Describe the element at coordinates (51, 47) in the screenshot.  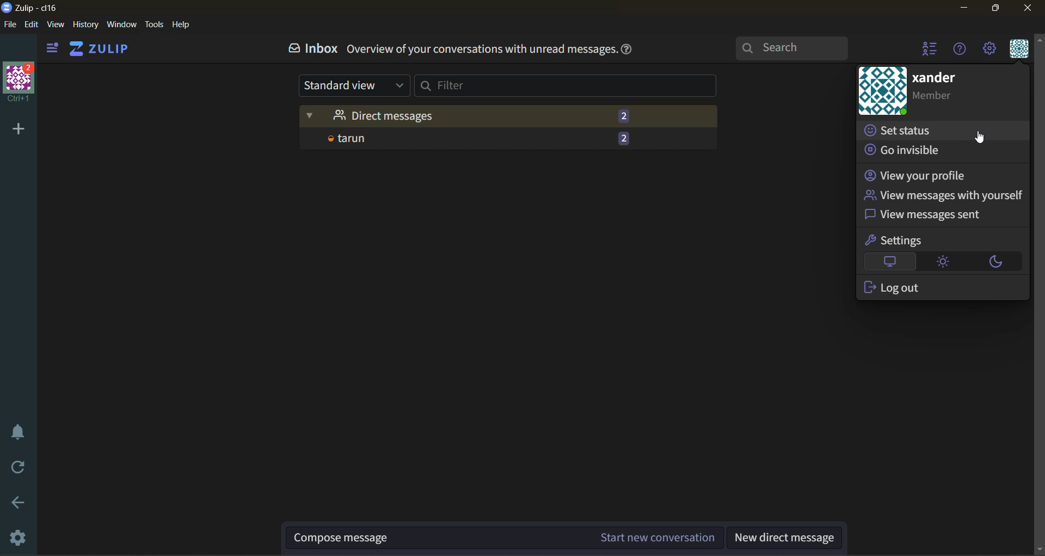
I see `hide sidebar ` at that location.